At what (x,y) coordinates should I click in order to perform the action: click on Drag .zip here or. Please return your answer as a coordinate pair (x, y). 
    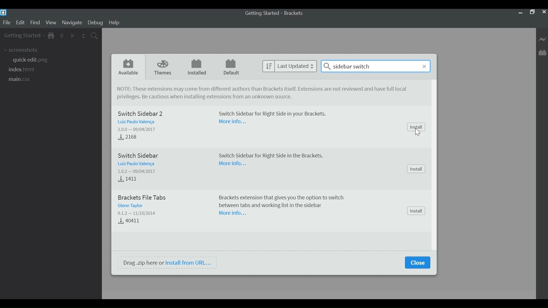
    Looking at the image, I should click on (143, 263).